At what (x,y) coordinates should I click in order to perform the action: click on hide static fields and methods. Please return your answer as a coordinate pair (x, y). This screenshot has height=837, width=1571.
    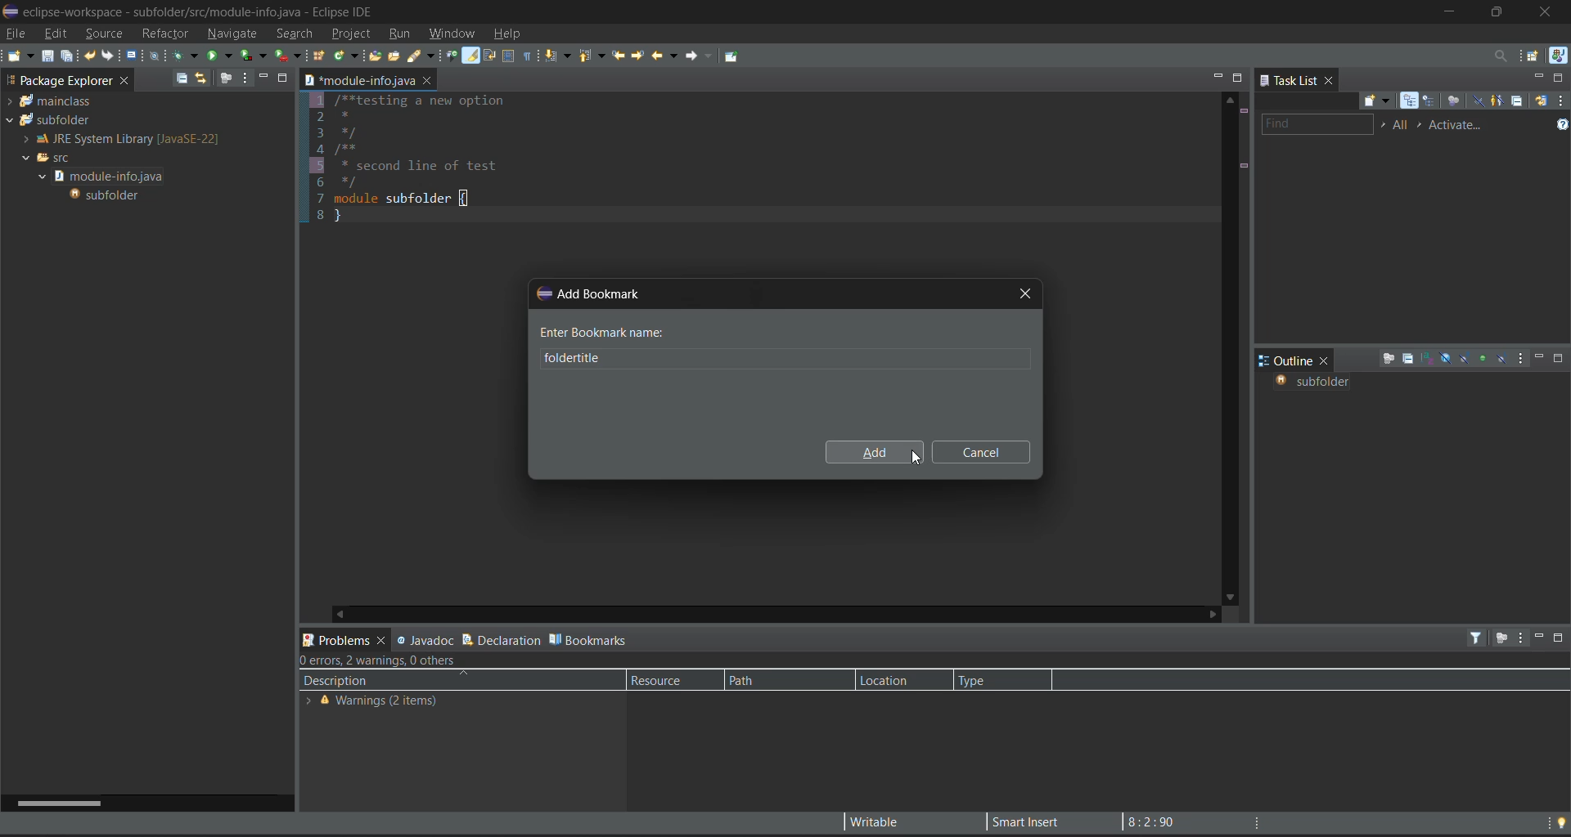
    Looking at the image, I should click on (1465, 360).